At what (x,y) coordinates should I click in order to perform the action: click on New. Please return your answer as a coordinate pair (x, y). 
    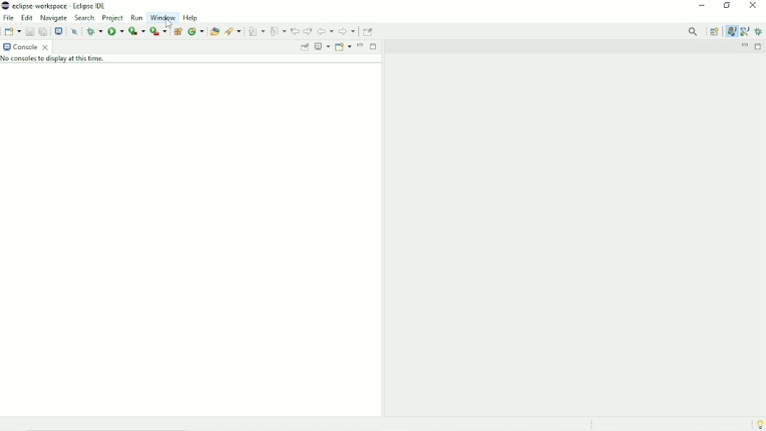
    Looking at the image, I should click on (13, 31).